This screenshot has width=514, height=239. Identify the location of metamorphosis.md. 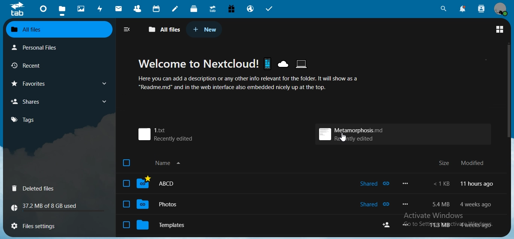
(354, 133).